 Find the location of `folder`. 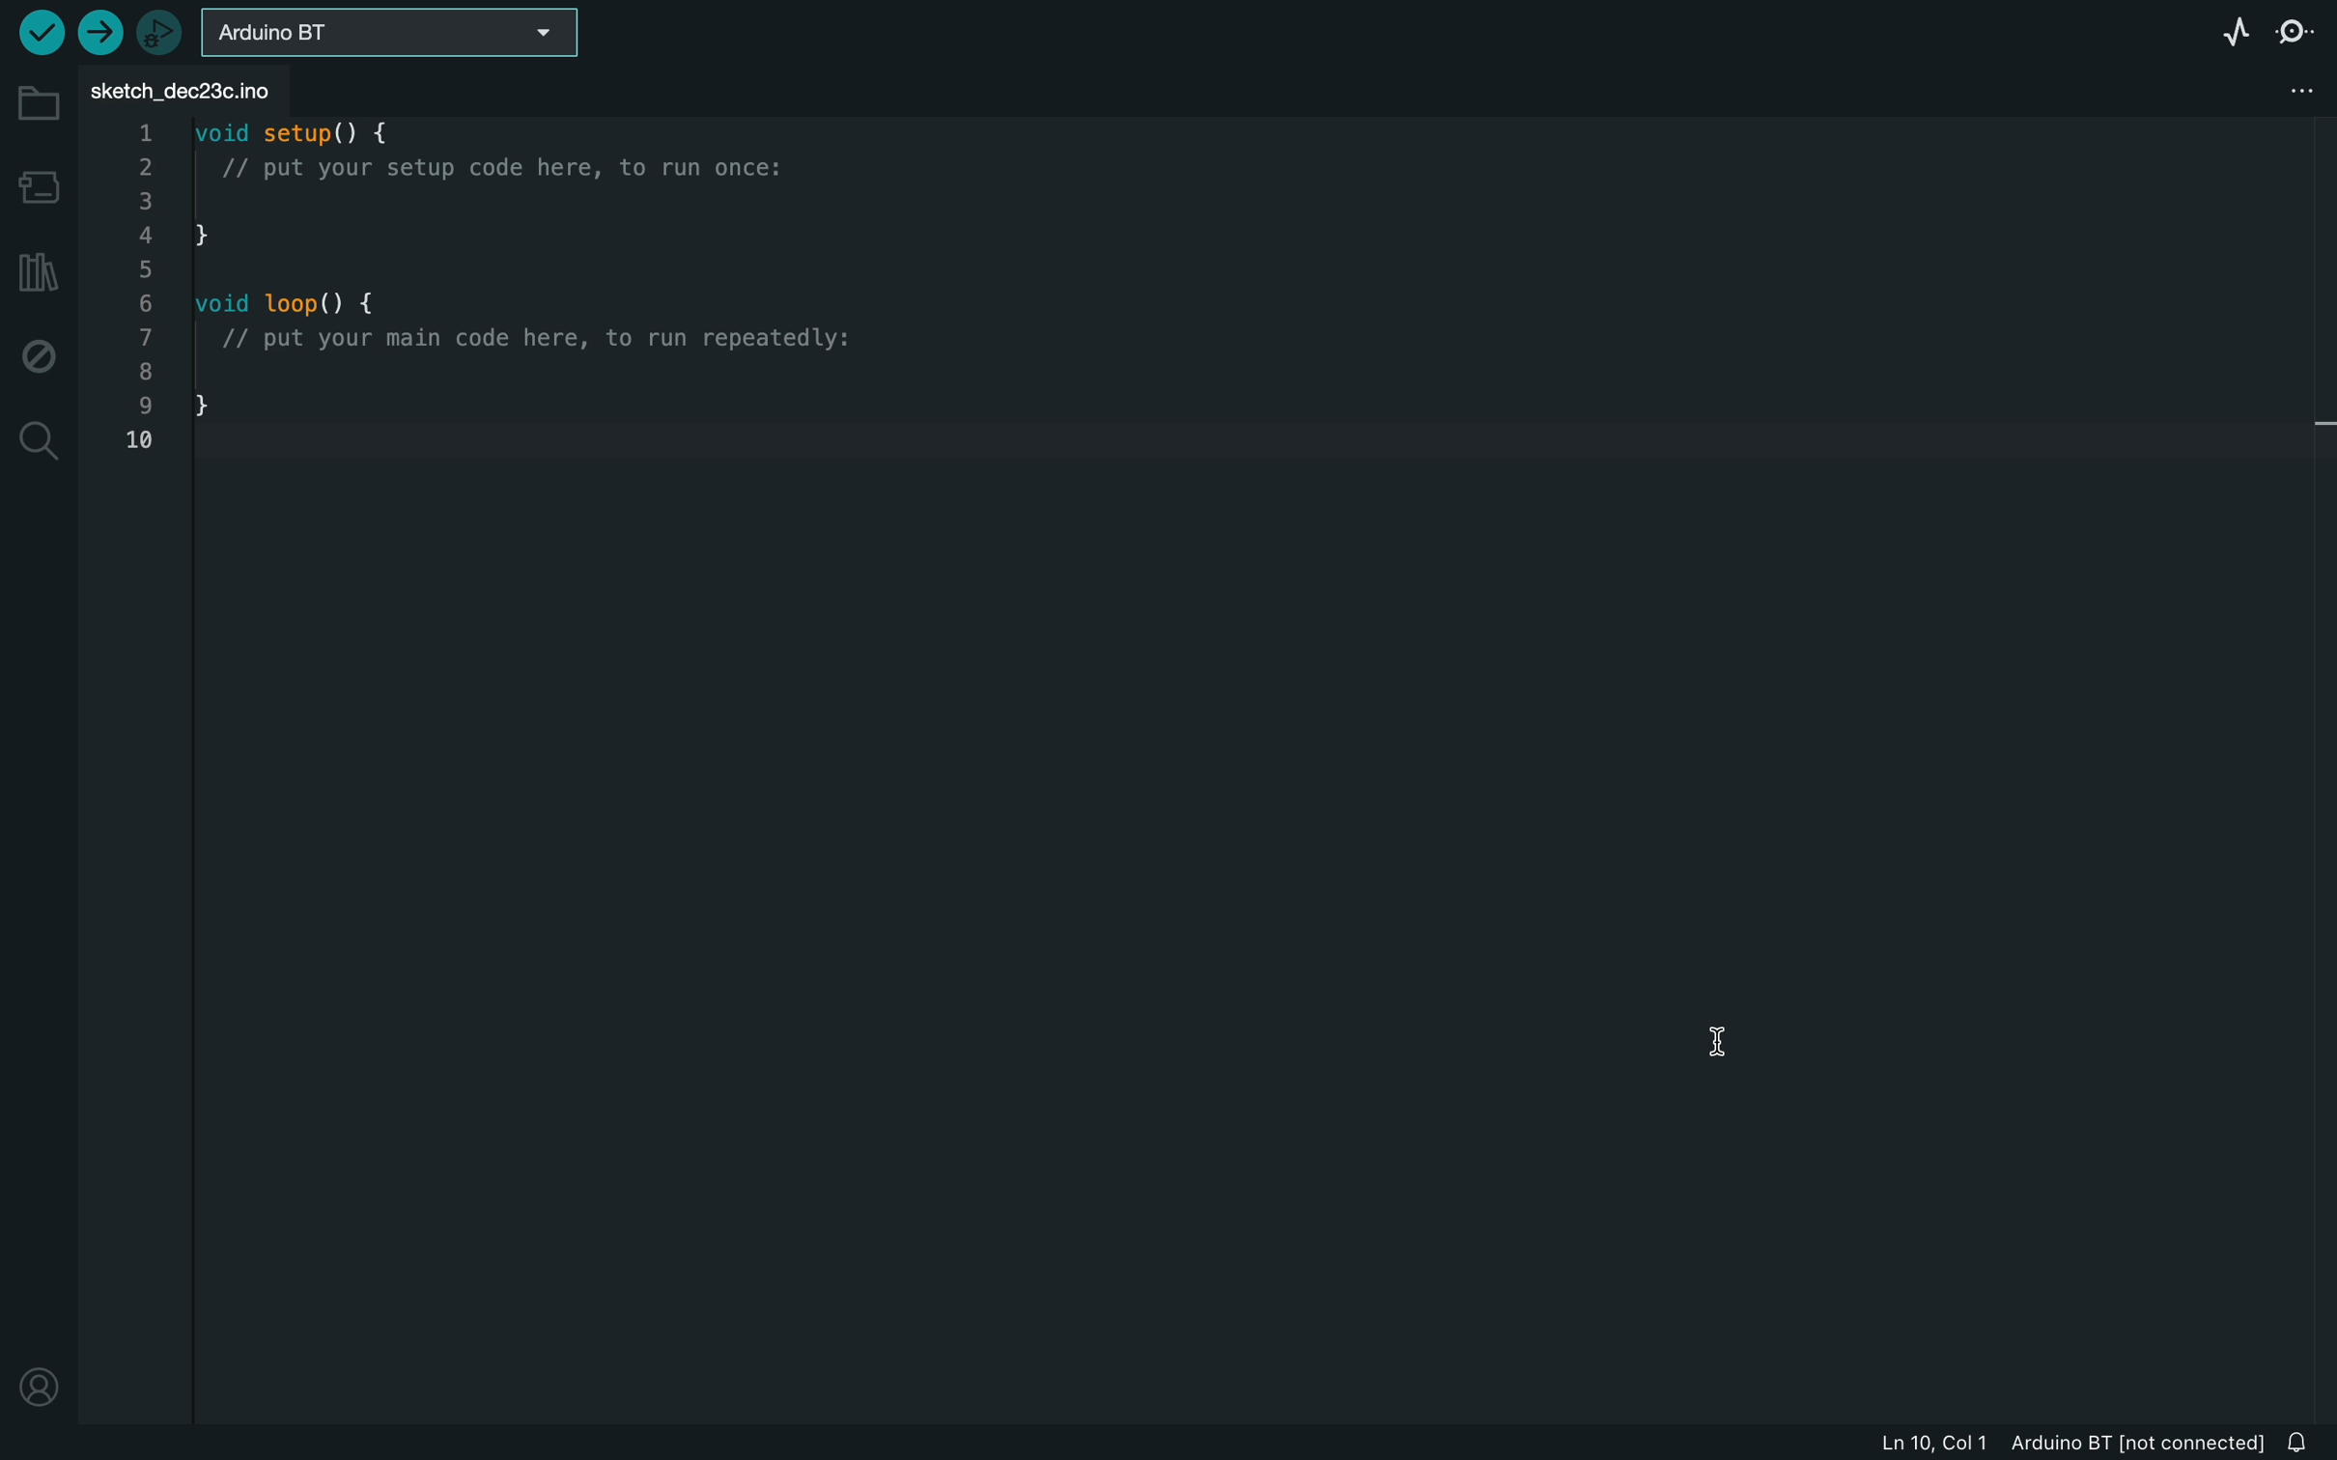

folder is located at coordinates (36, 105).